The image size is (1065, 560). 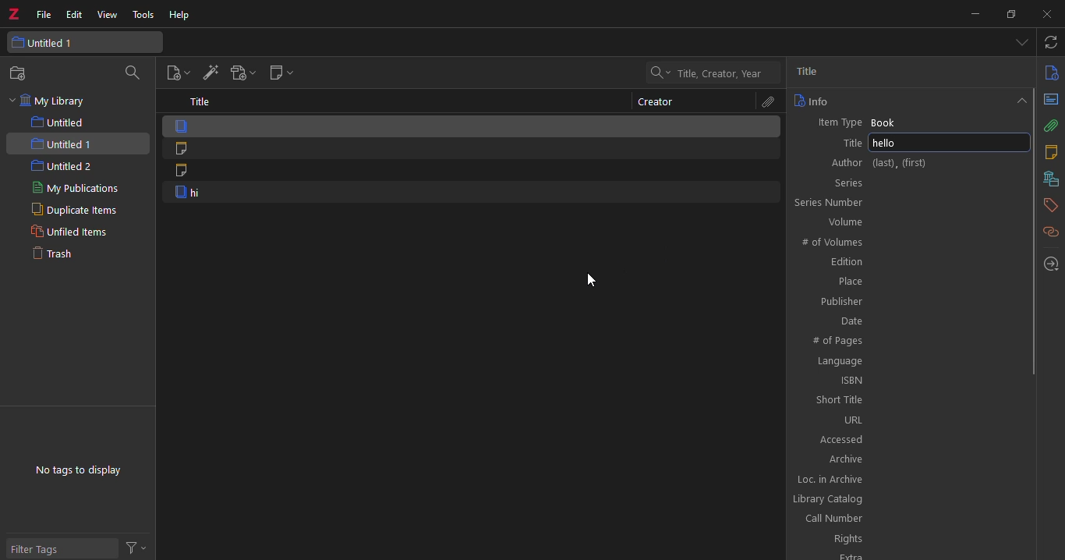 I want to click on maximize, so click(x=1010, y=15).